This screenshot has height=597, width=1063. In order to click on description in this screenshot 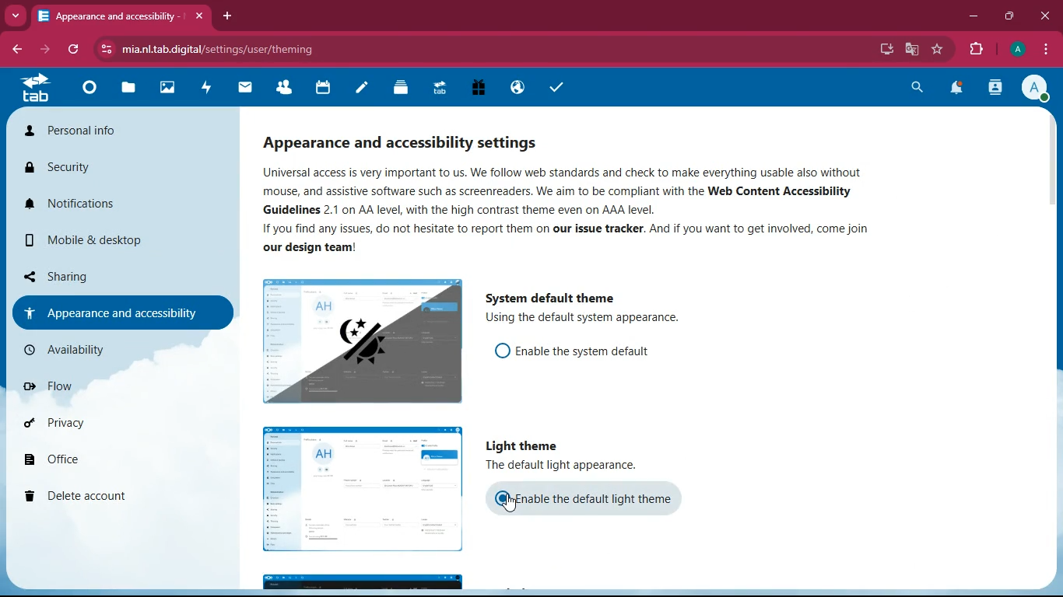, I will do `click(588, 211)`.